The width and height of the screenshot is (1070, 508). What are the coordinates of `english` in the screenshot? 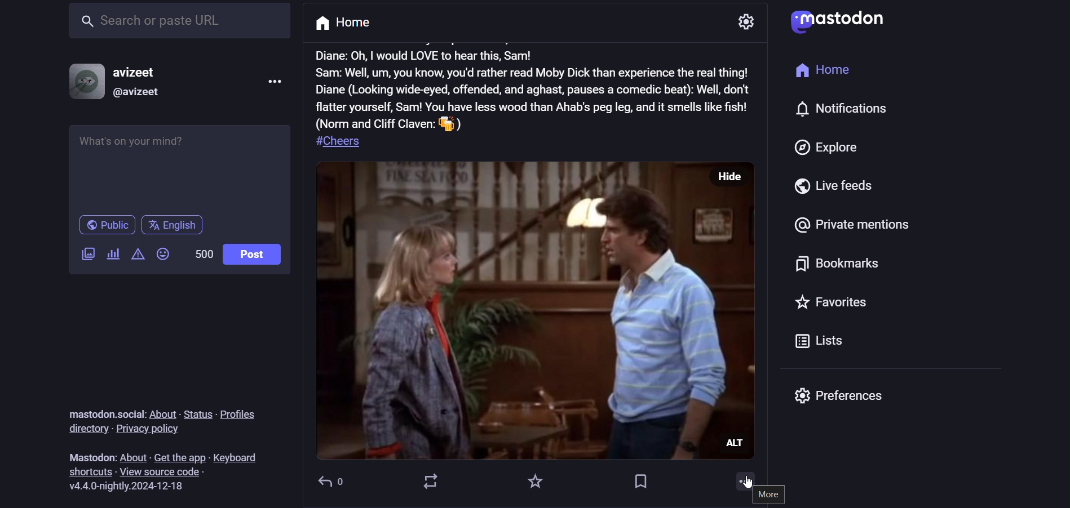 It's located at (175, 224).